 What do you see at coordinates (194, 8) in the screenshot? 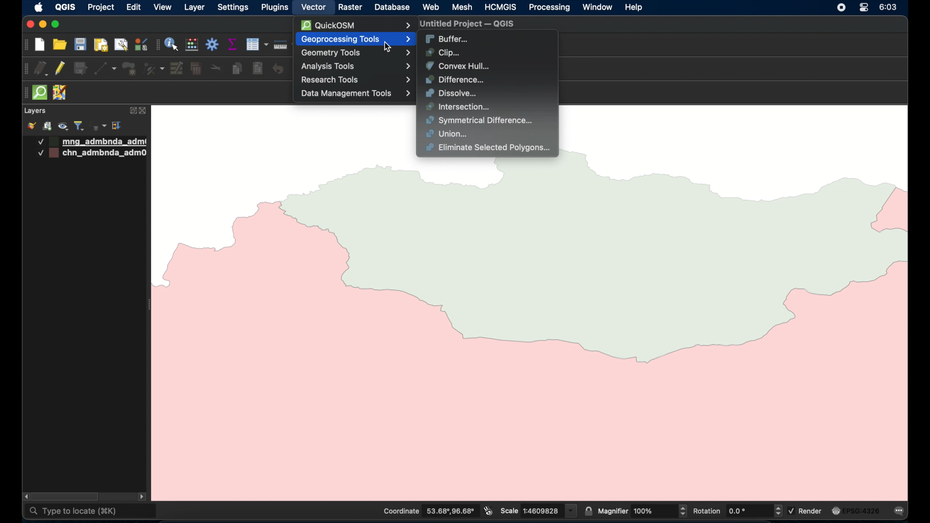
I see `layer` at bounding box center [194, 8].